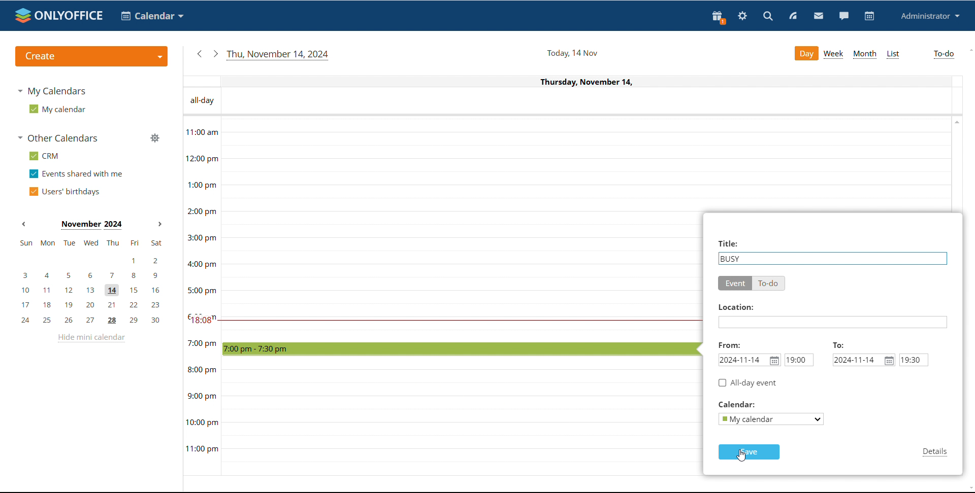 Image resolution: width=975 pixels, height=493 pixels. What do you see at coordinates (203, 101) in the screenshot?
I see `All - day` at bounding box center [203, 101].